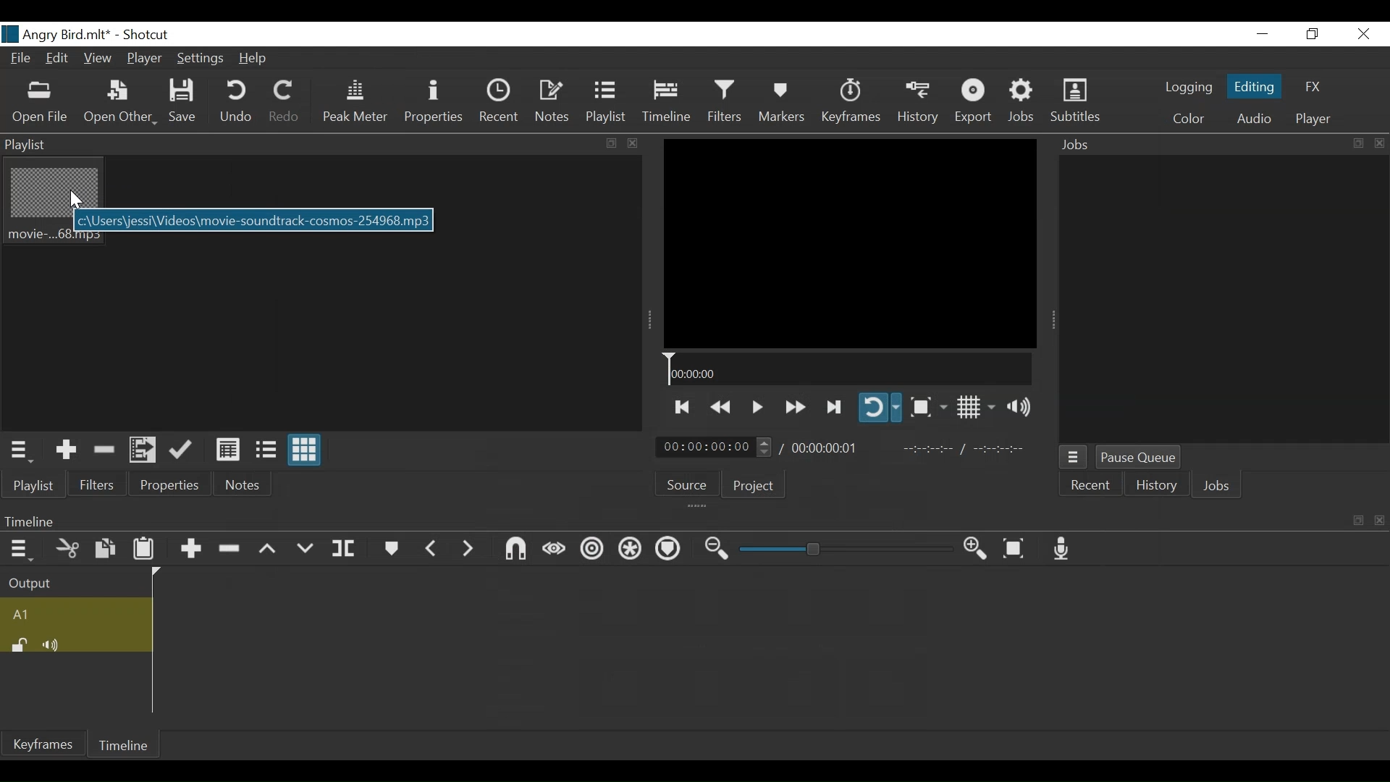 This screenshot has height=782, width=1390. I want to click on Recent, so click(501, 100).